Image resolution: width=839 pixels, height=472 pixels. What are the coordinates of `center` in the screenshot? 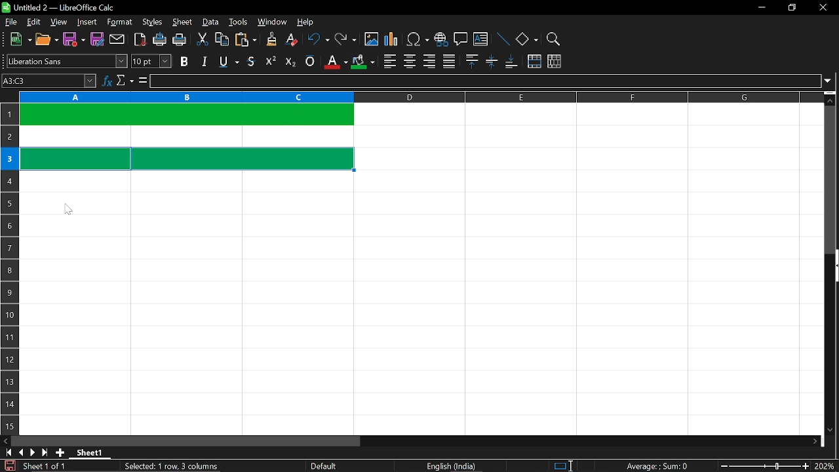 It's located at (410, 61).